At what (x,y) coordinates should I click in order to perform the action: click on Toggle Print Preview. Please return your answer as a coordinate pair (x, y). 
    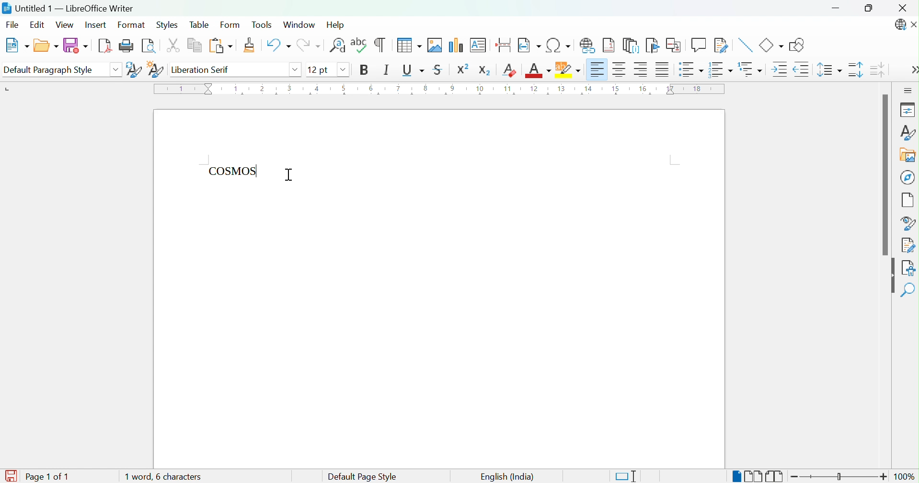
    Looking at the image, I should click on (151, 46).